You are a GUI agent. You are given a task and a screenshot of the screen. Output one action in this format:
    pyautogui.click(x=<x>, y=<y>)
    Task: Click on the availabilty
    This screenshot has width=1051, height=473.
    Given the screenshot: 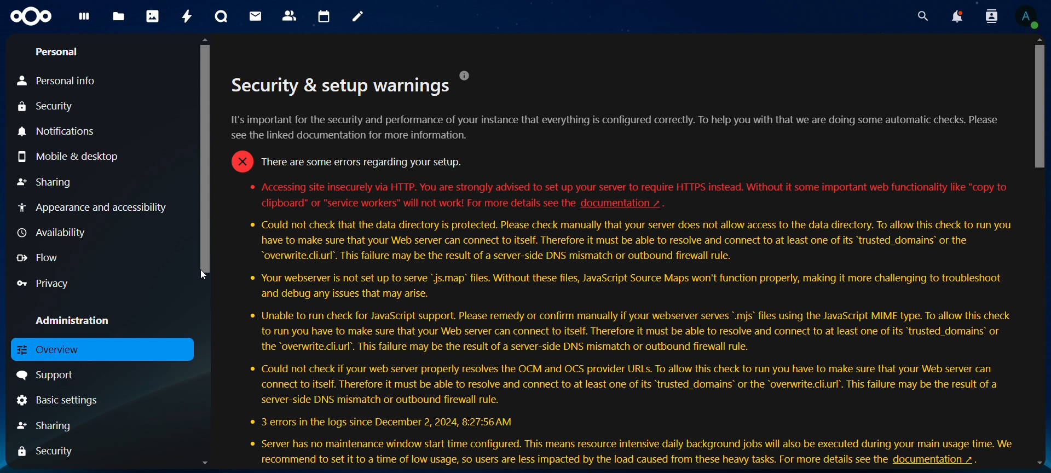 What is the action you would take?
    pyautogui.click(x=54, y=234)
    